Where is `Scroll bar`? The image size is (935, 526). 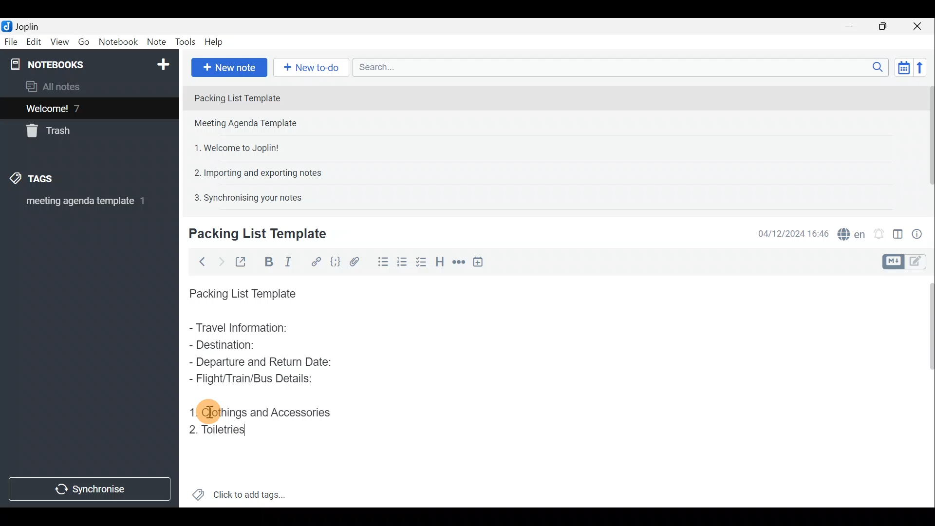
Scroll bar is located at coordinates (926, 390).